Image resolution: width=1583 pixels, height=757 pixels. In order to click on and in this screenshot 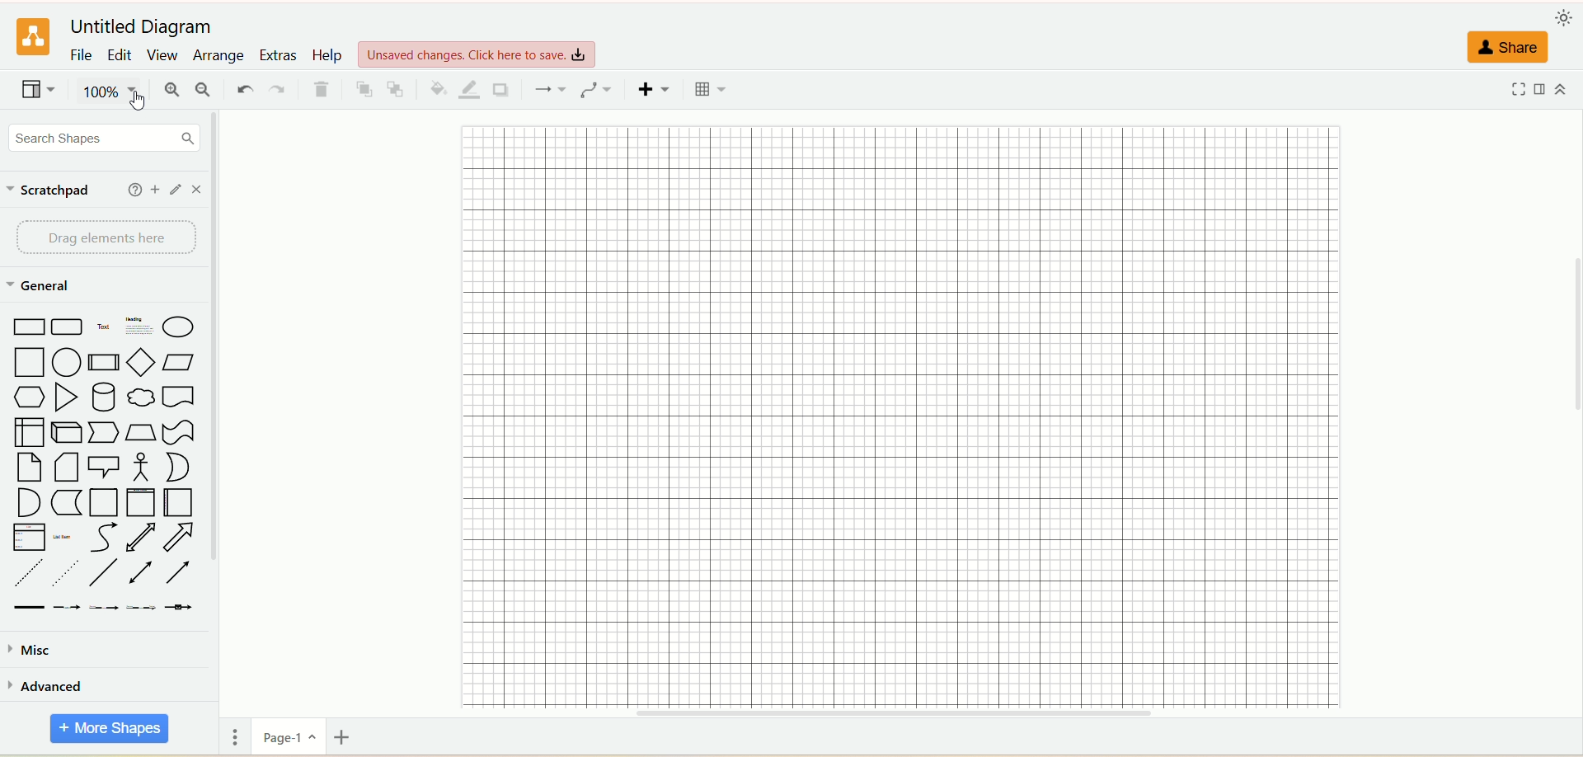, I will do `click(29, 501)`.